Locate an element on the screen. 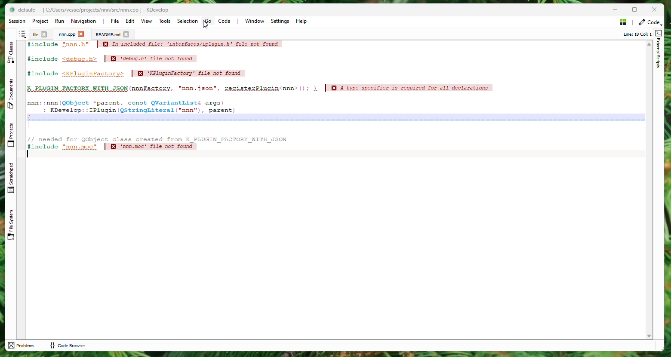  close tab is located at coordinates (126, 34).